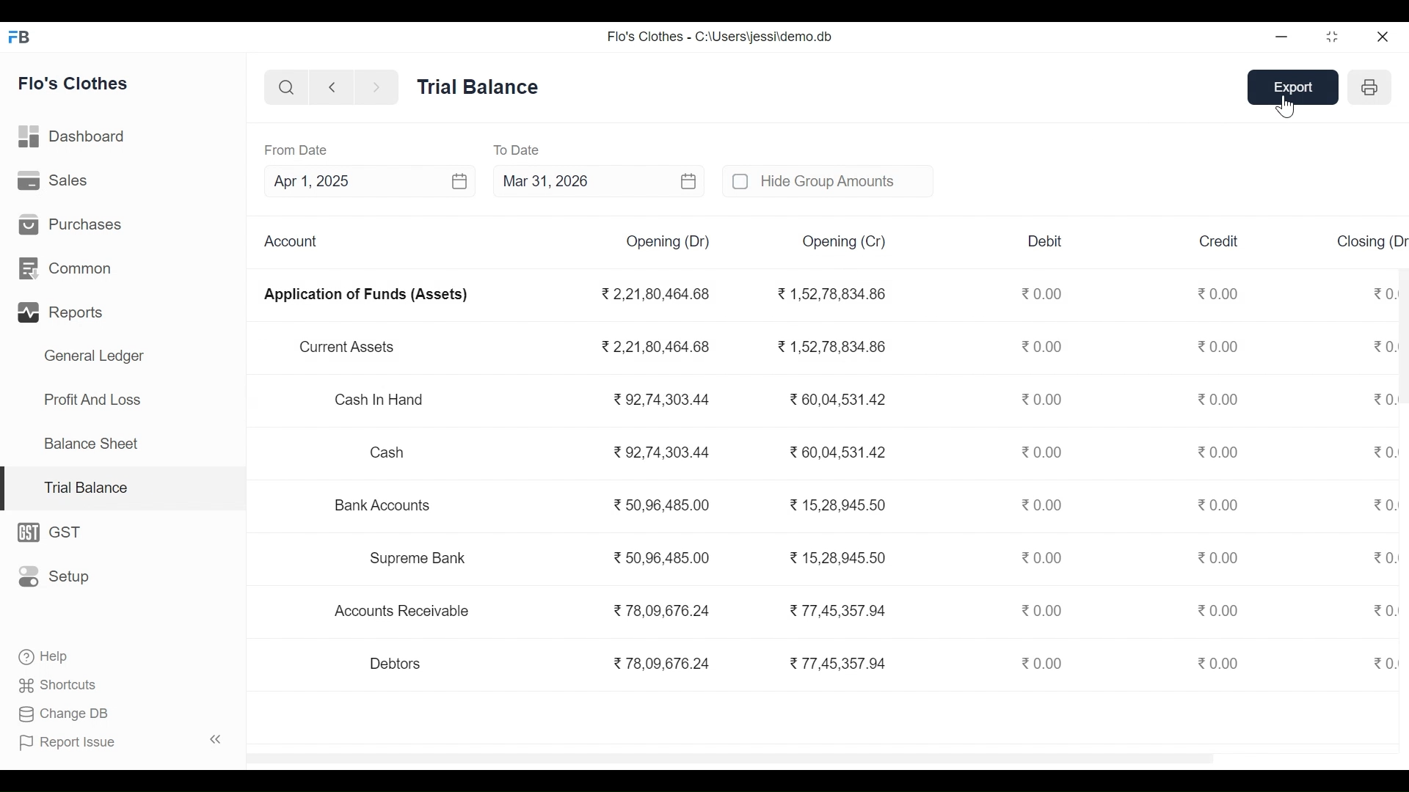 This screenshot has width=1409, height=792. I want to click on Move Forward, so click(377, 87).